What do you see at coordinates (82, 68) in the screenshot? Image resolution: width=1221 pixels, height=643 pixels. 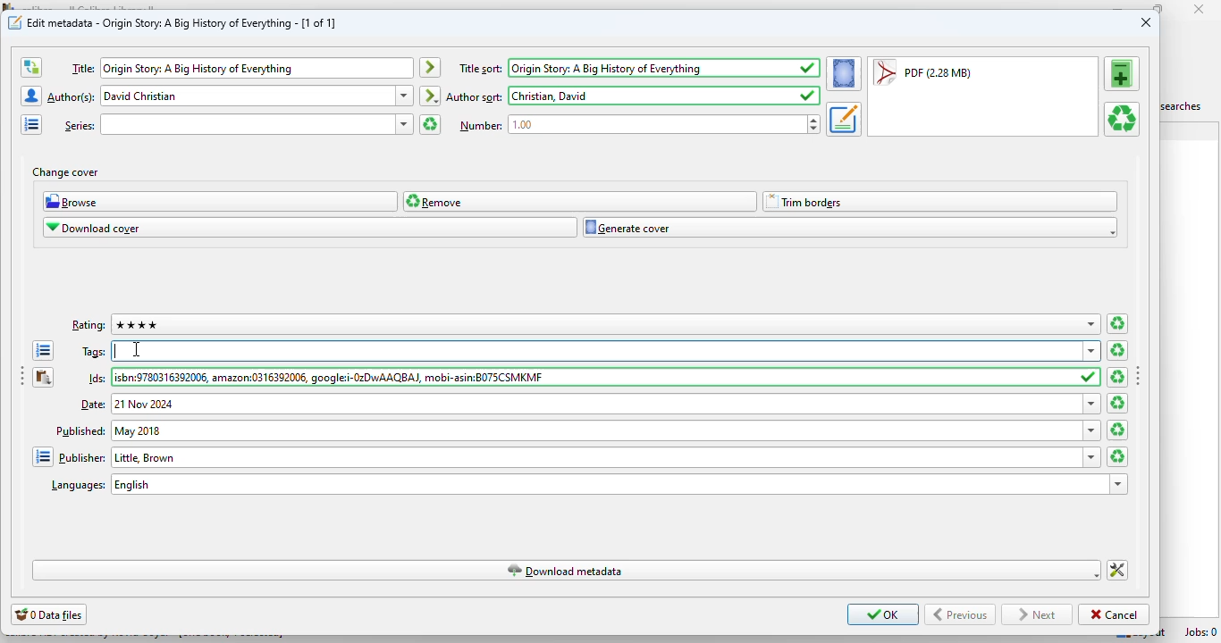 I see `text` at bounding box center [82, 68].